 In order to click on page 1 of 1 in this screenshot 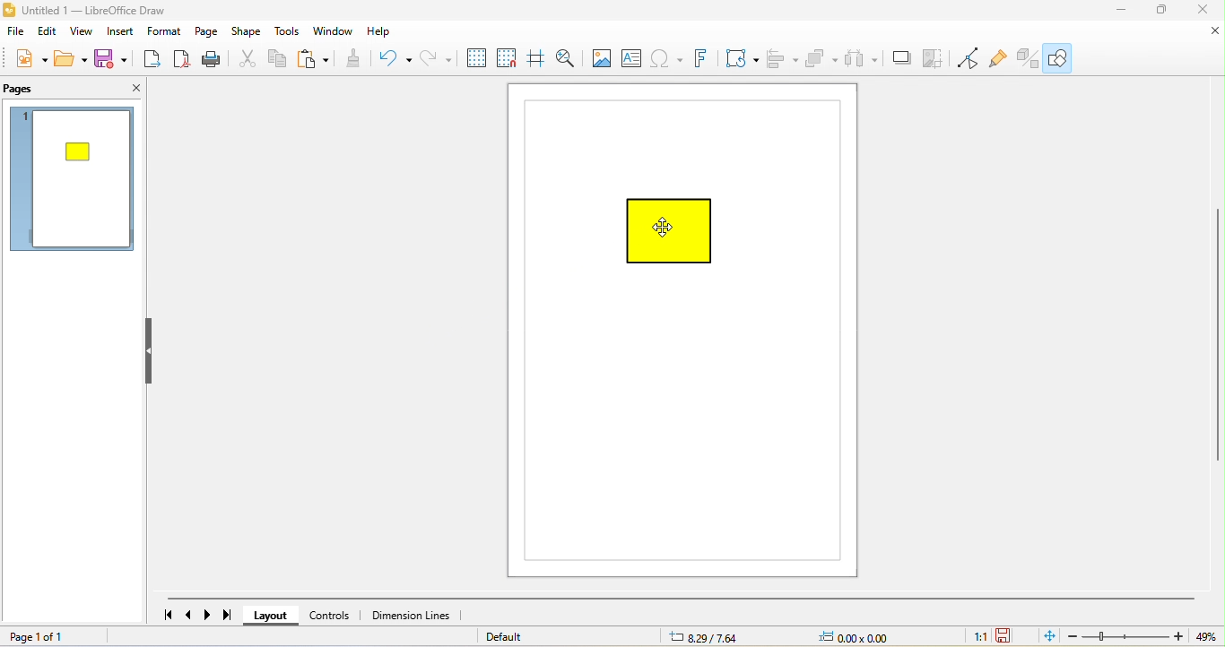, I will do `click(55, 637)`.